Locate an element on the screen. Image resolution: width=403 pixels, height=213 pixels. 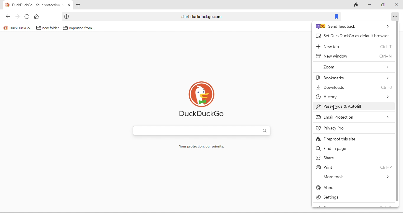
duck duck go logo is located at coordinates (202, 98).